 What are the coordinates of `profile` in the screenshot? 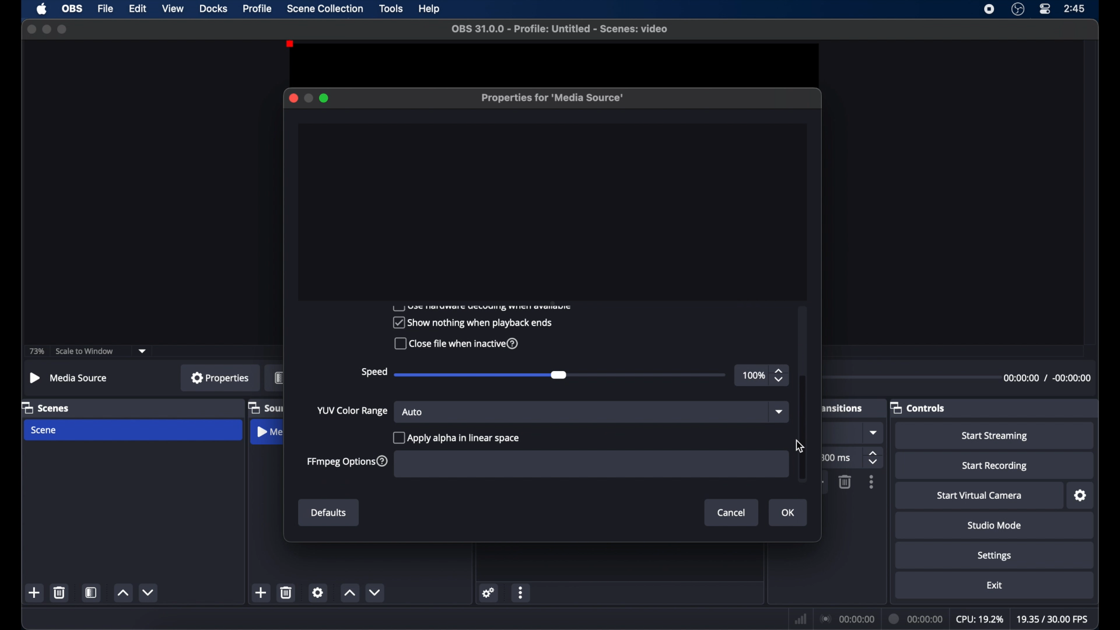 It's located at (258, 8).